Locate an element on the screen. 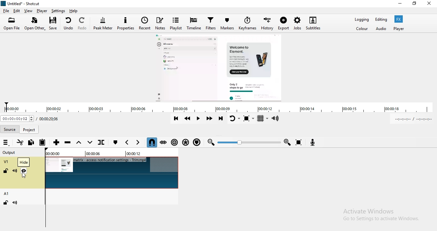 Image resolution: width=437 pixels, height=231 pixels. help is located at coordinates (74, 11).